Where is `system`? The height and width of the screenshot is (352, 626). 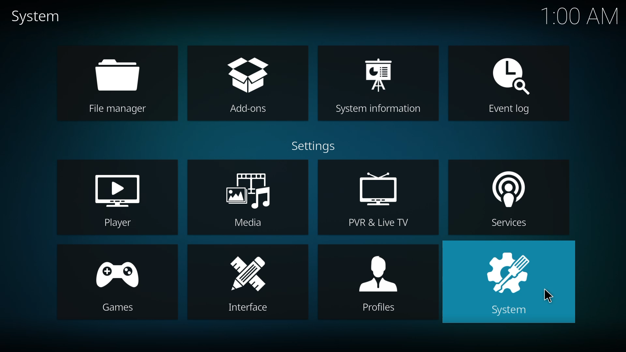 system is located at coordinates (35, 15).